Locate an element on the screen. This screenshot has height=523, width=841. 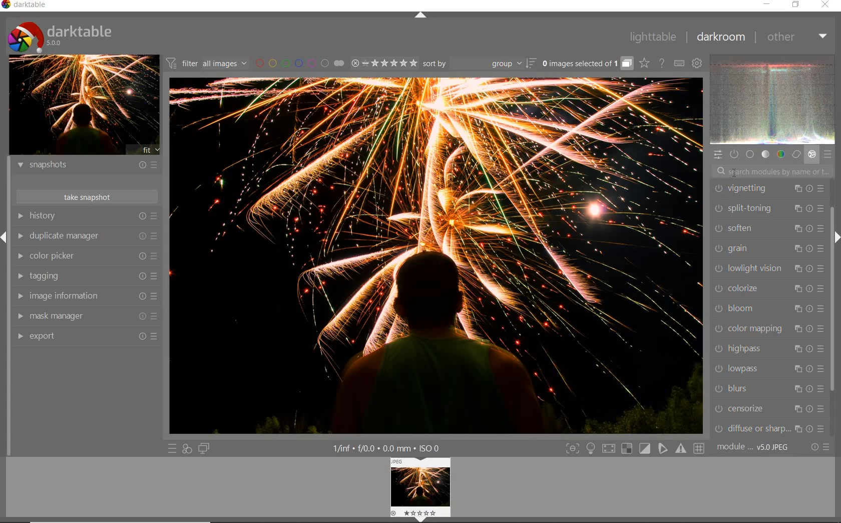
lighttable is located at coordinates (651, 36).